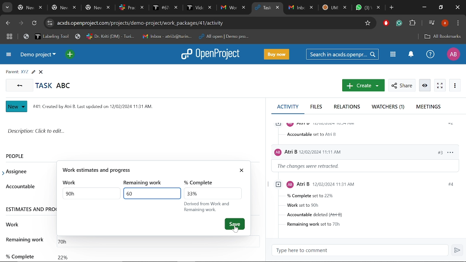  What do you see at coordinates (457, 8) in the screenshot?
I see `Close` at bounding box center [457, 8].